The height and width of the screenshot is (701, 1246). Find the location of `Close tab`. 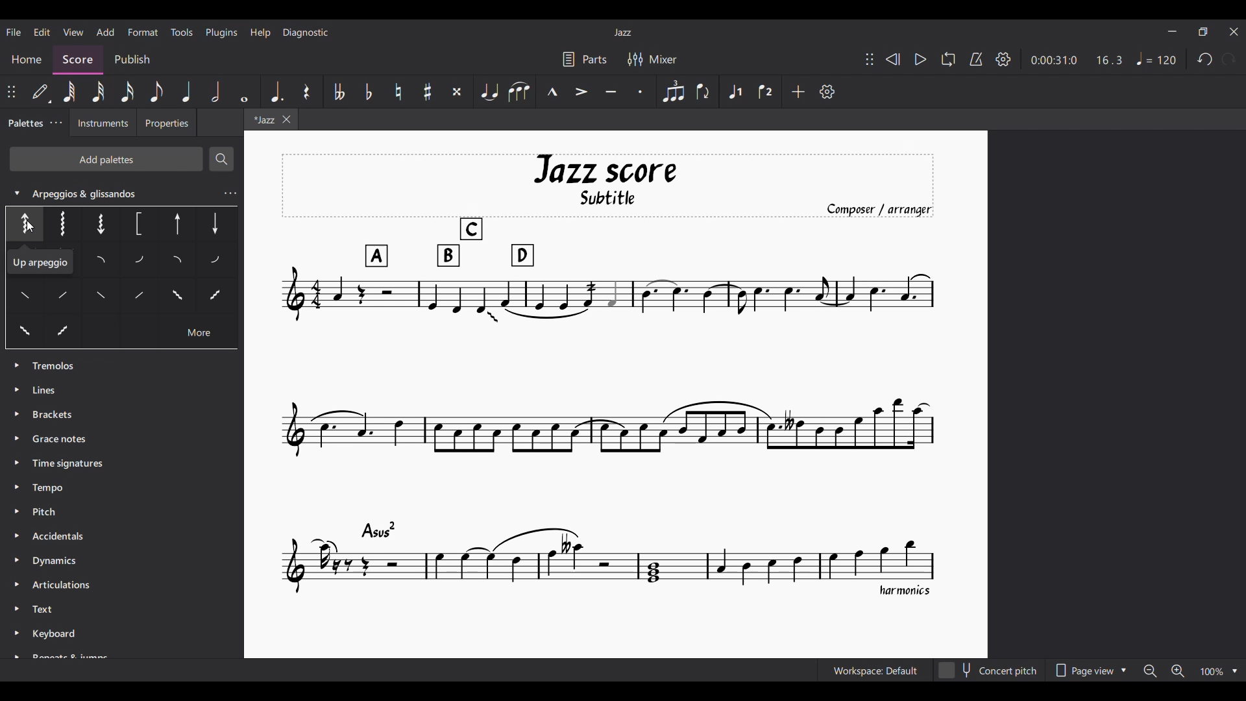

Close tab is located at coordinates (286, 119).